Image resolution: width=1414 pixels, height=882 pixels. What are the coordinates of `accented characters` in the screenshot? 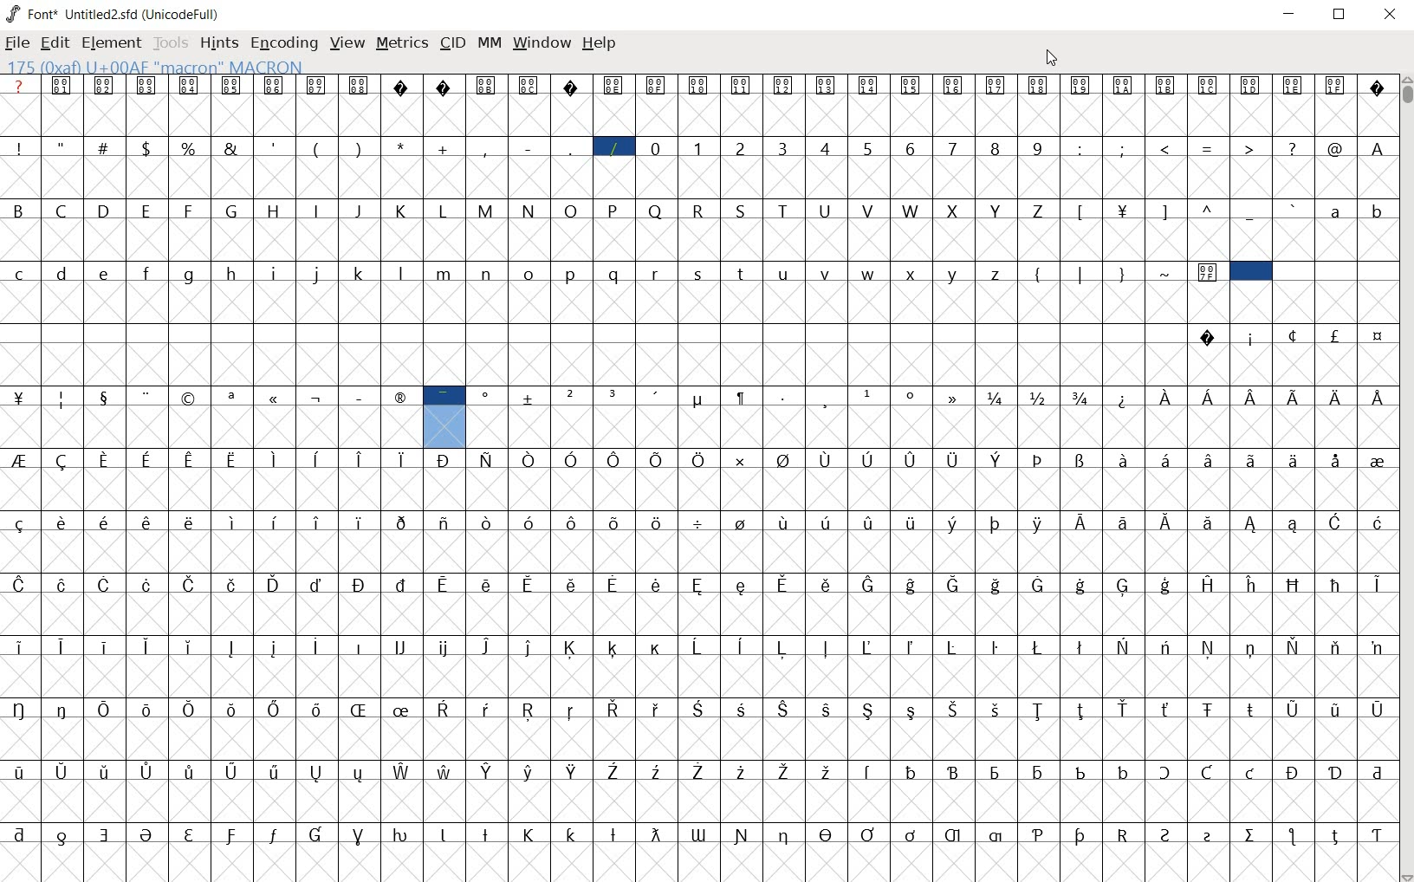 It's located at (341, 728).